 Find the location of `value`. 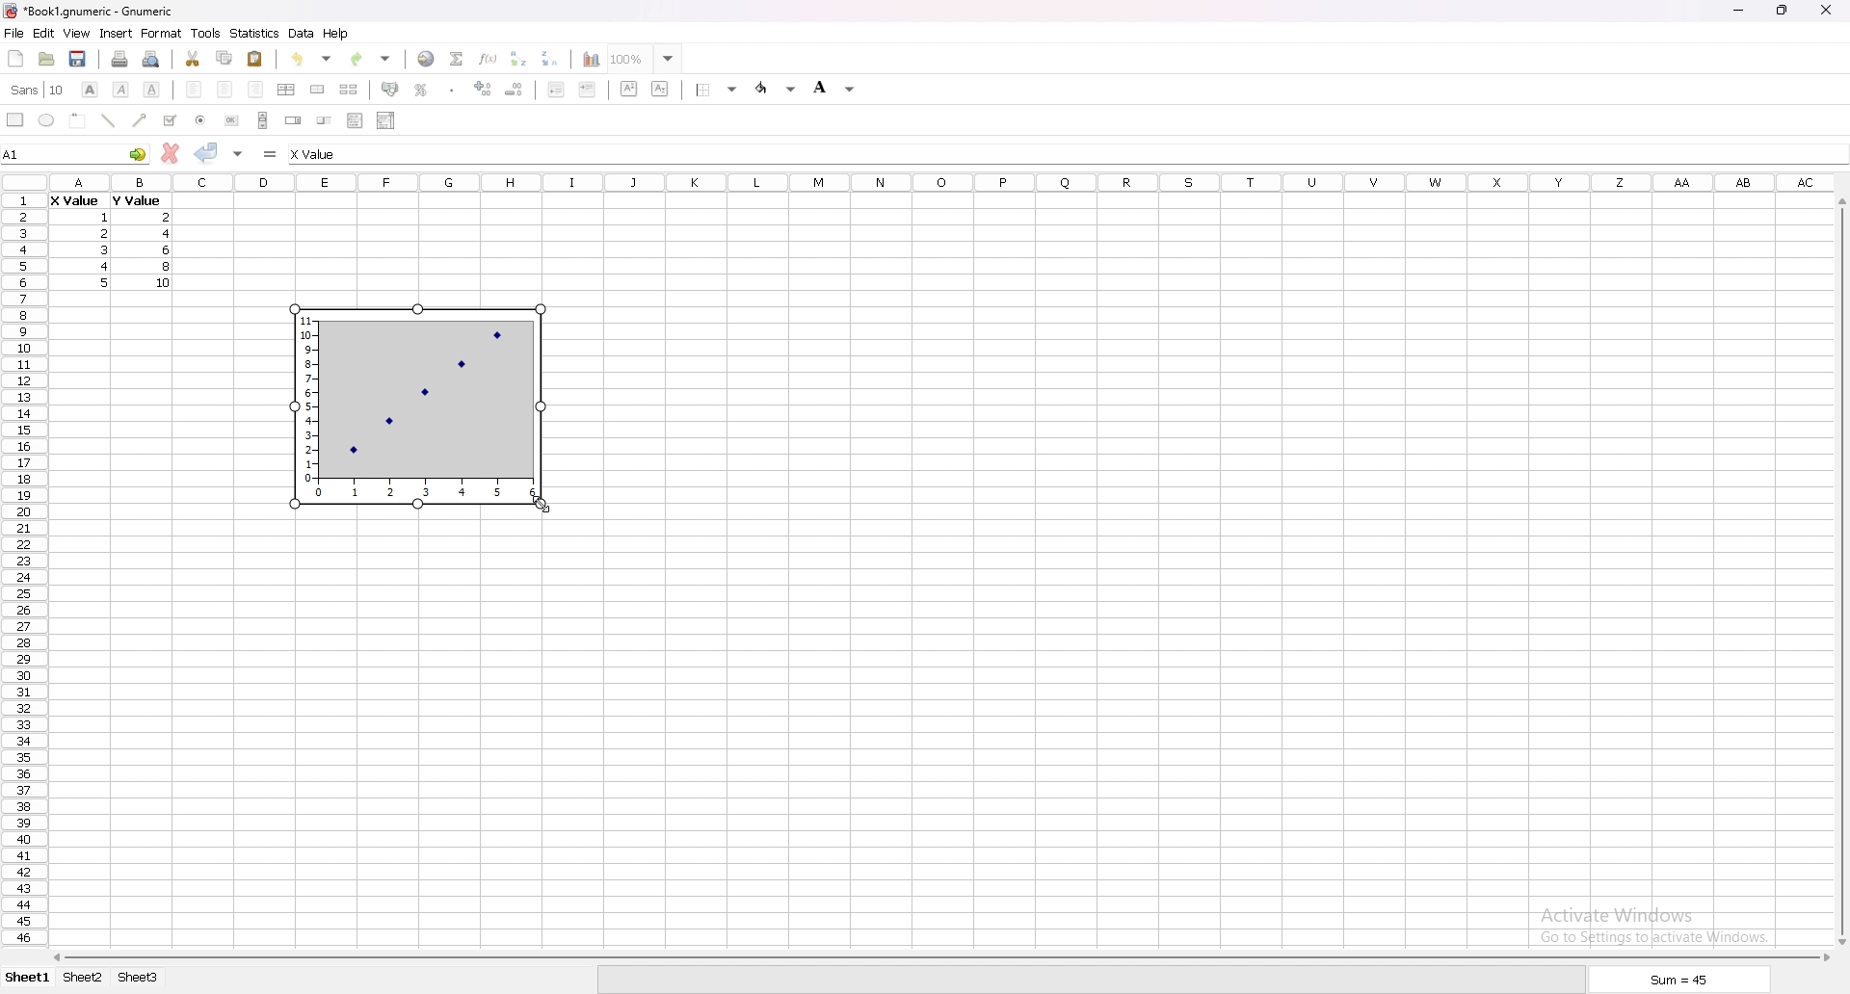

value is located at coordinates (103, 233).